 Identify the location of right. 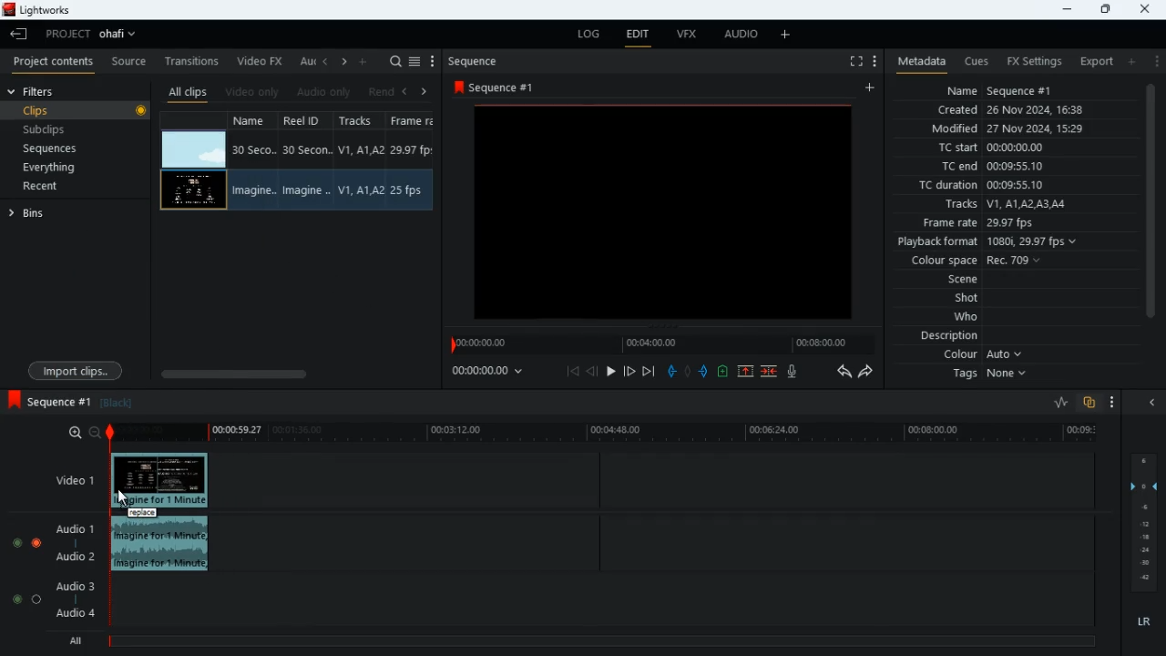
(344, 63).